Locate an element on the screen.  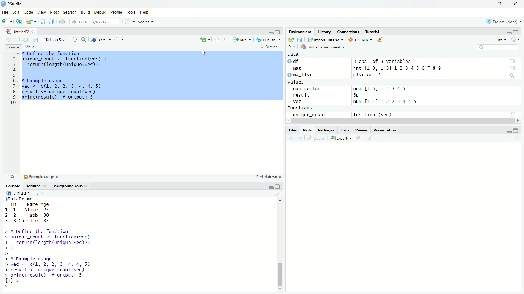
clear all plots is located at coordinates (371, 138).